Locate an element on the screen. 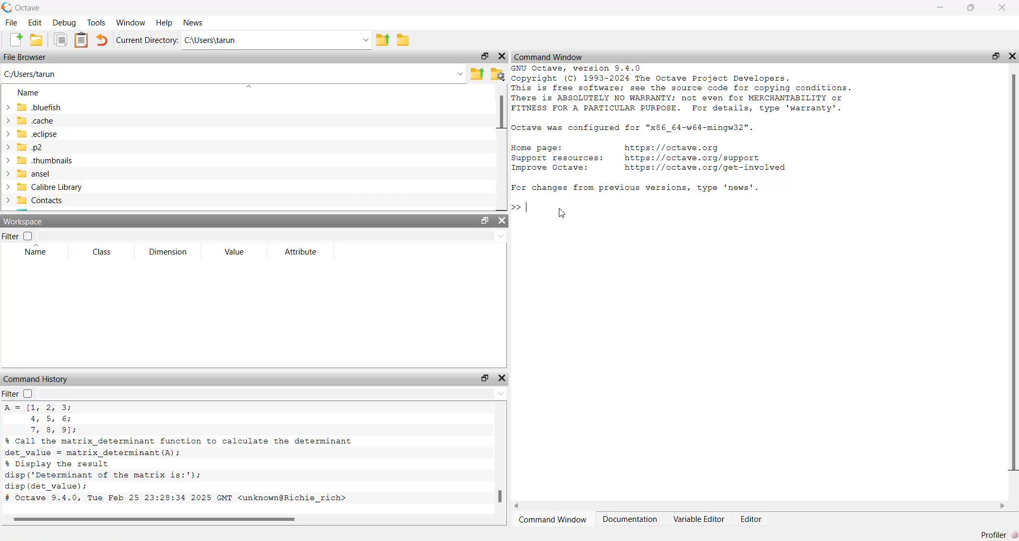 The image size is (1019, 541). undo is located at coordinates (103, 40).